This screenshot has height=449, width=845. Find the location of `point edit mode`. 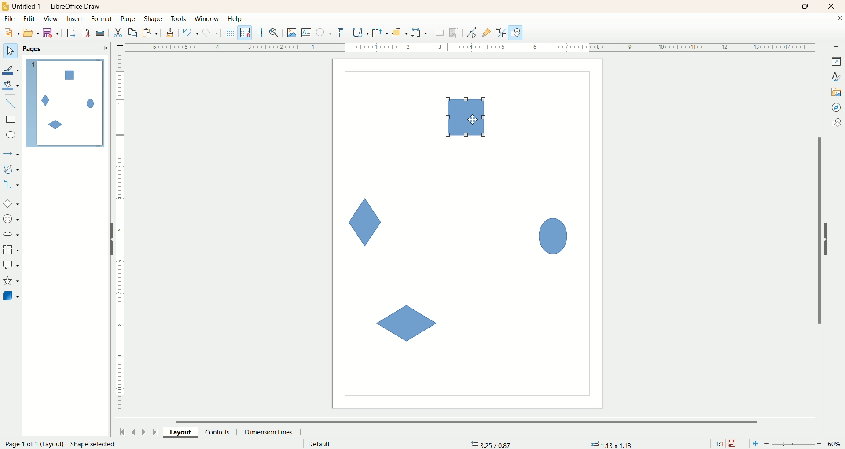

point edit mode is located at coordinates (471, 33).